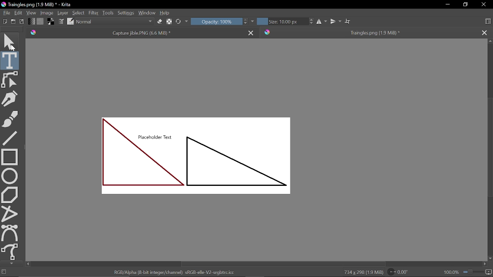  I want to click on New document, so click(4, 22).